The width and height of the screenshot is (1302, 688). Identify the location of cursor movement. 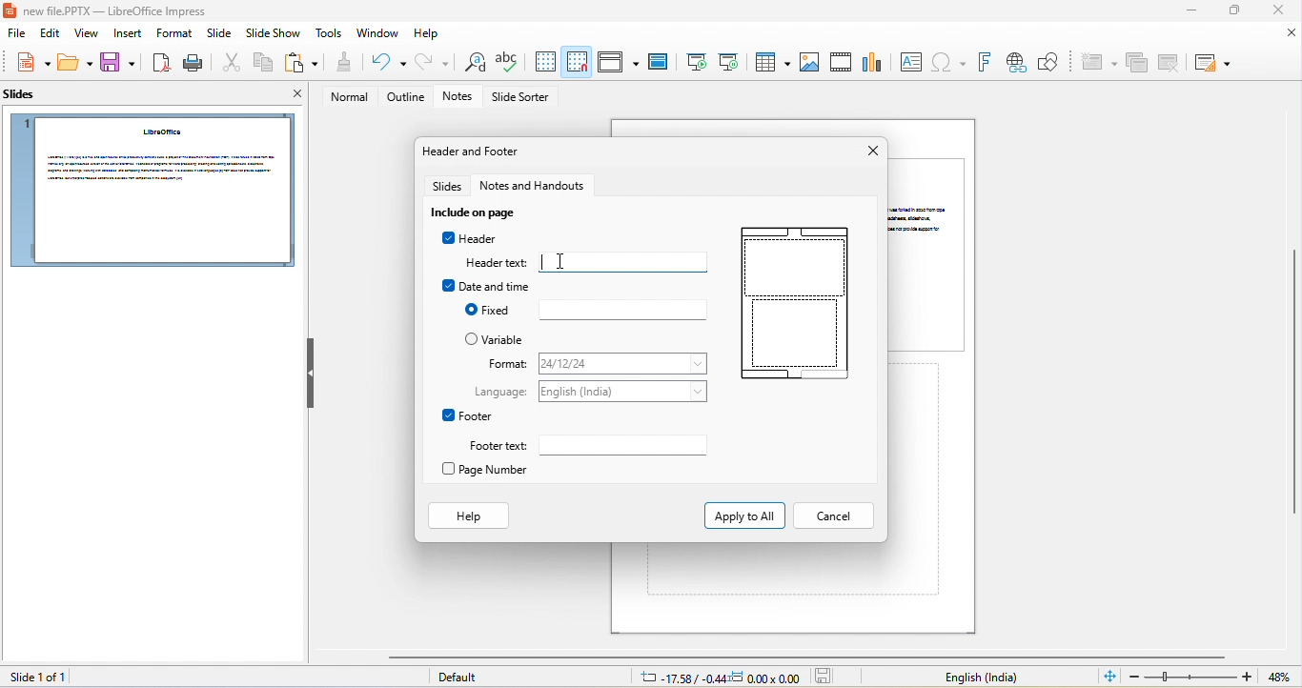
(560, 262).